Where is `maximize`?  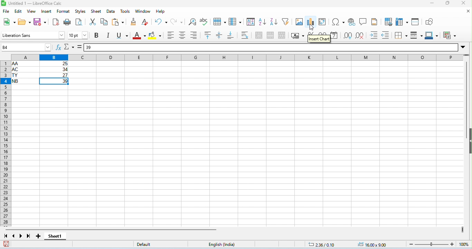
maximize is located at coordinates (447, 3).